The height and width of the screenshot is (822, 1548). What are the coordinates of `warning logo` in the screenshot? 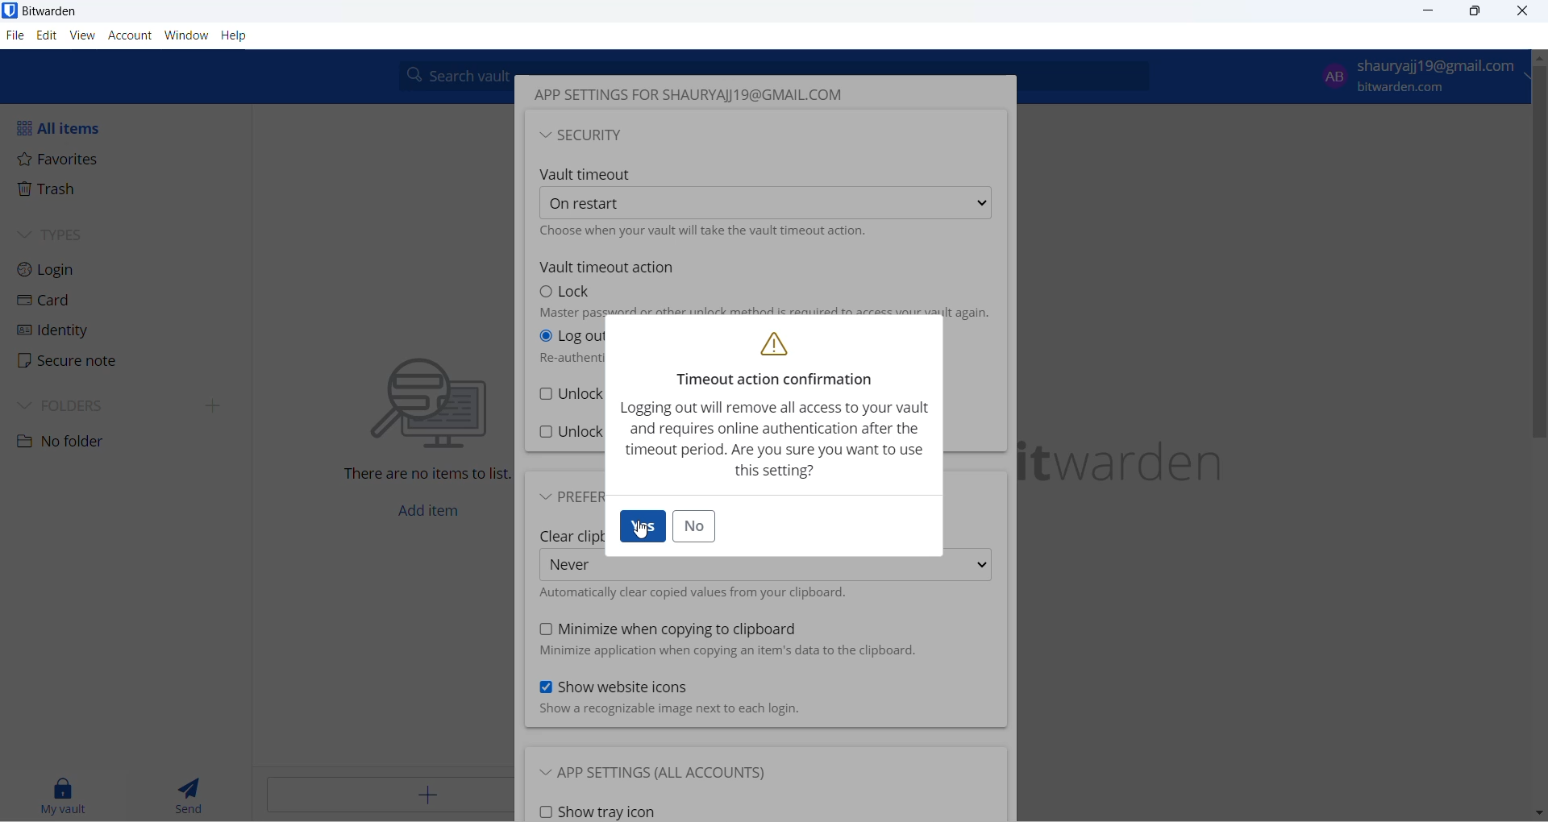 It's located at (777, 342).